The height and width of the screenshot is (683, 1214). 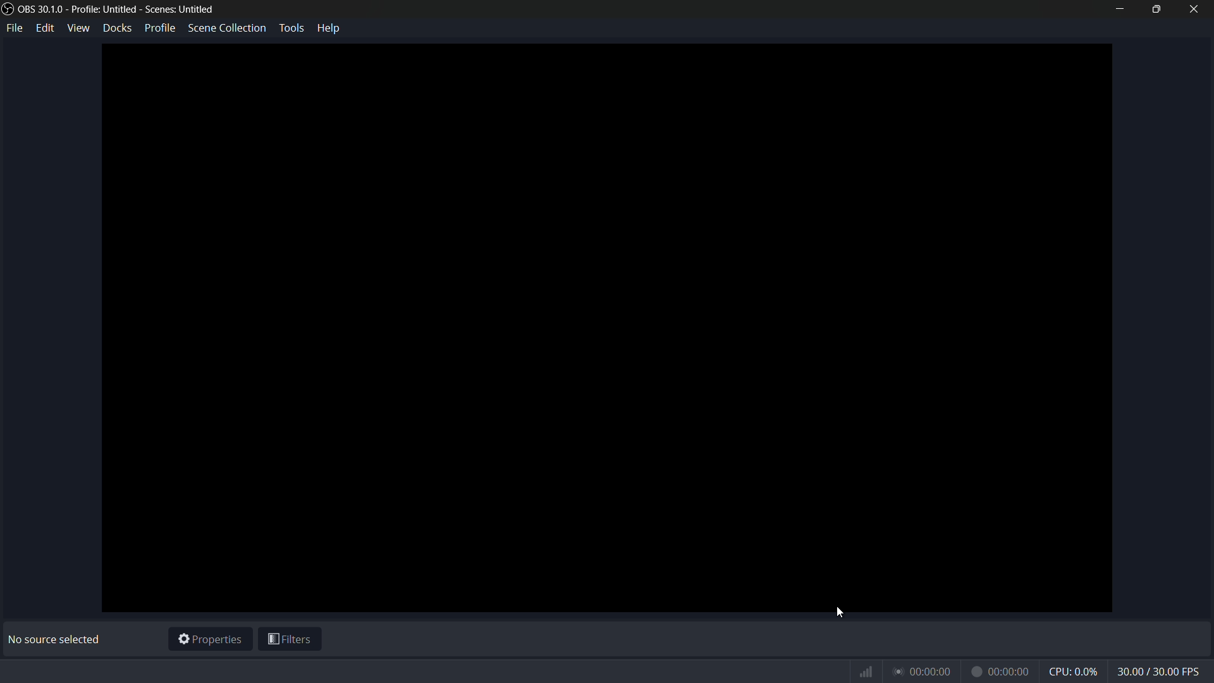 I want to click on help menu, so click(x=330, y=27).